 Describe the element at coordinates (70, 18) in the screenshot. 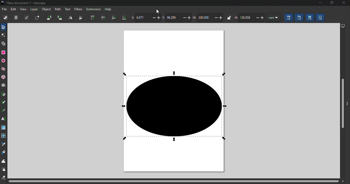

I see `Object flip horizontal` at that location.